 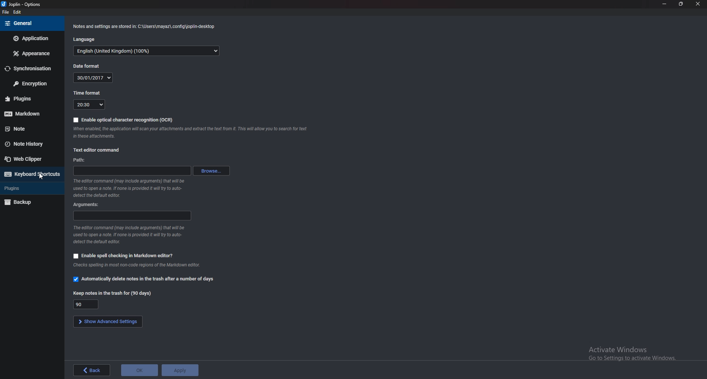 I want to click on Show advanced settings, so click(x=107, y=322).